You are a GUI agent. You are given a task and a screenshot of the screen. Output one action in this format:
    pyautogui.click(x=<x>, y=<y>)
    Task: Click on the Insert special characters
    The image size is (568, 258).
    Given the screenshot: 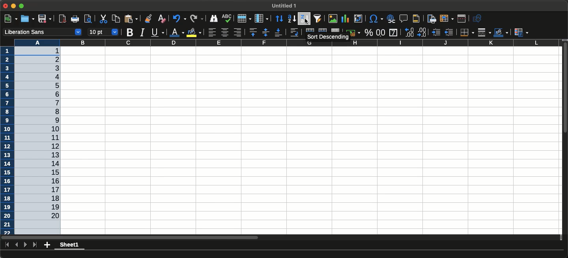 What is the action you would take?
    pyautogui.click(x=376, y=19)
    